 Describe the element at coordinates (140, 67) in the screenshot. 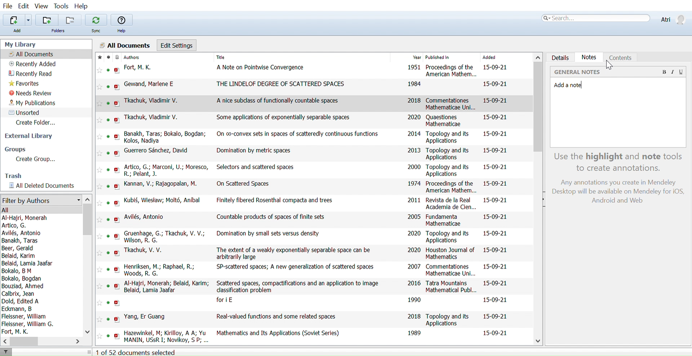

I see `Fort, M. K.` at that location.